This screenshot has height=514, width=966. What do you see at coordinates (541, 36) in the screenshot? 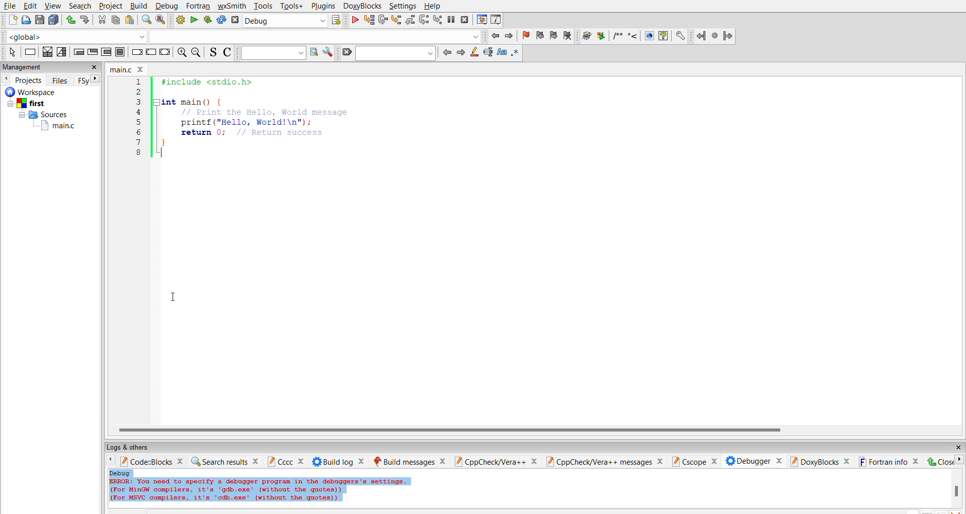
I see `pervious bookmark` at bounding box center [541, 36].